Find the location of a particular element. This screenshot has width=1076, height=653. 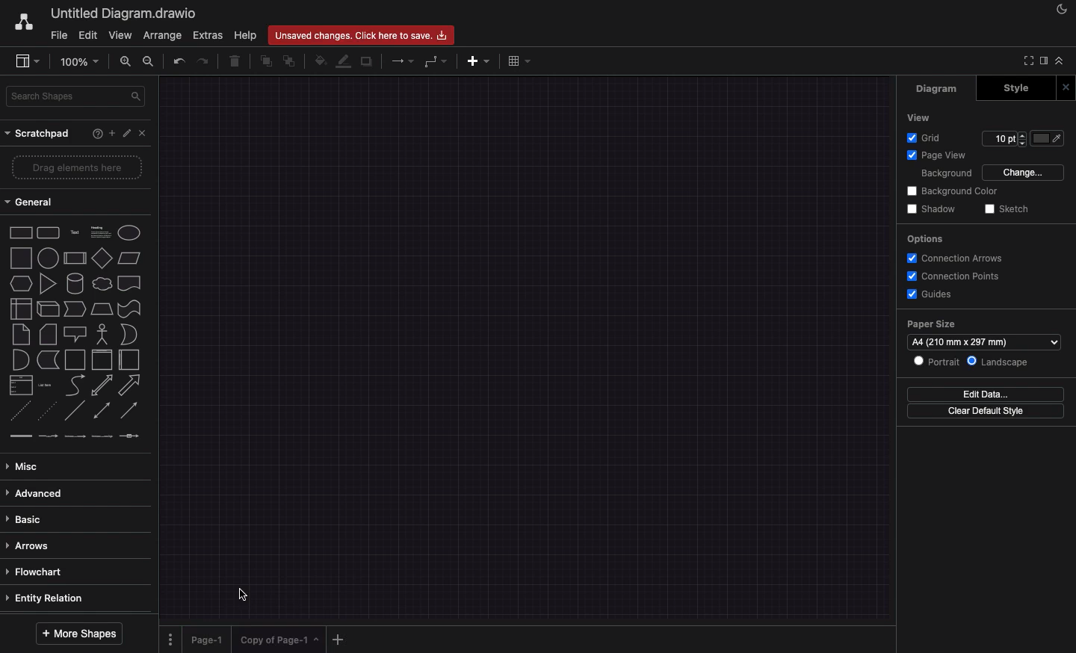

document is located at coordinates (130, 282).